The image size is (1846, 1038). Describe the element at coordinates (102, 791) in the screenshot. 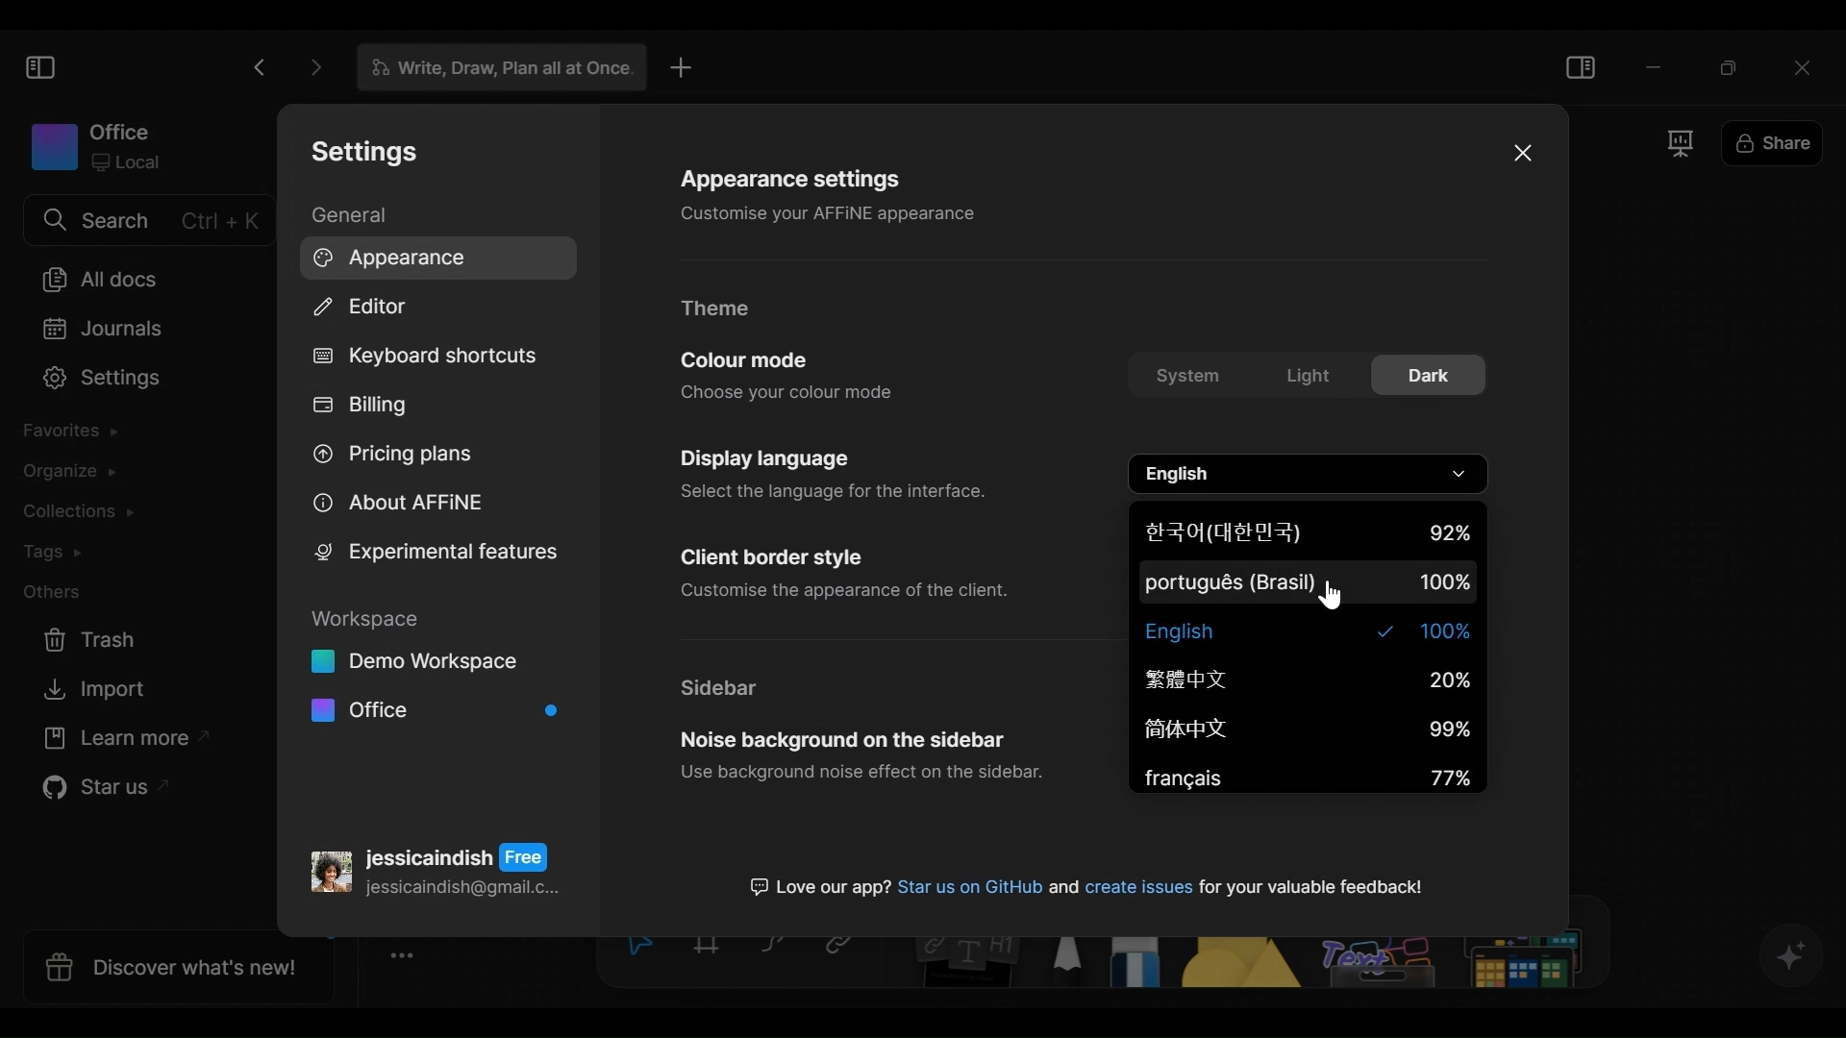

I see `Star us` at that location.